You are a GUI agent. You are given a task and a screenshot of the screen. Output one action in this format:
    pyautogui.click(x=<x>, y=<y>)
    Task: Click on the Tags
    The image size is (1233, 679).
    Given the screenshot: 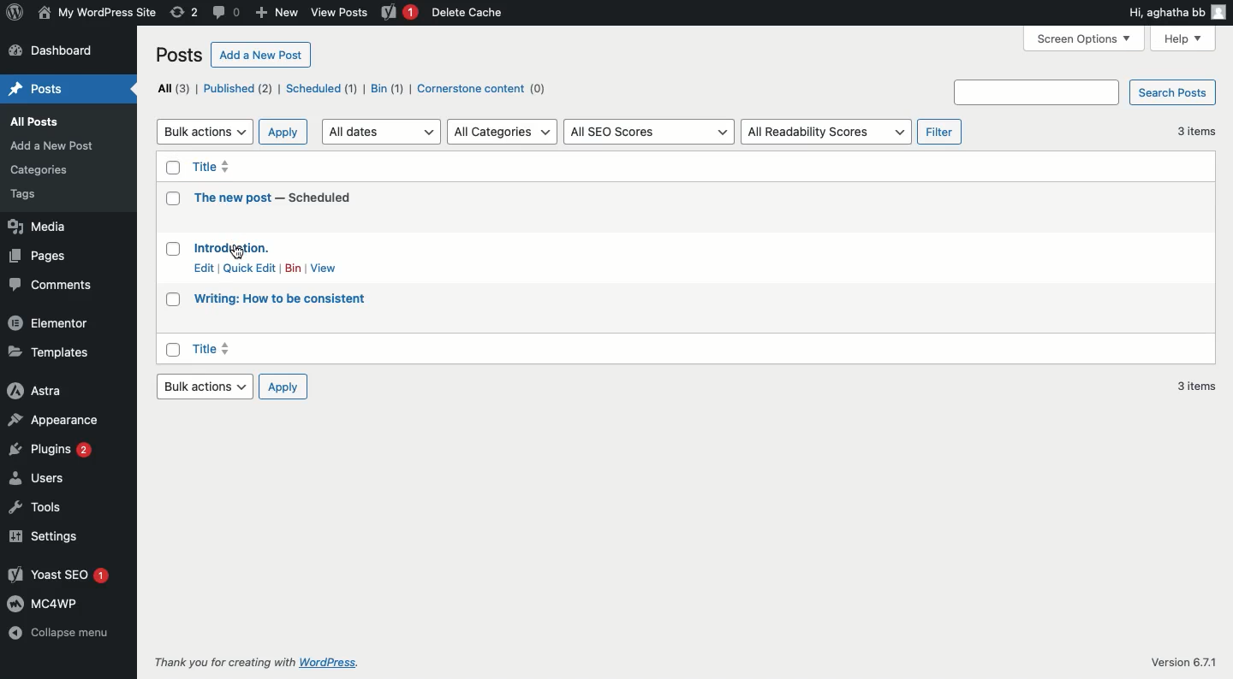 What is the action you would take?
    pyautogui.click(x=42, y=195)
    